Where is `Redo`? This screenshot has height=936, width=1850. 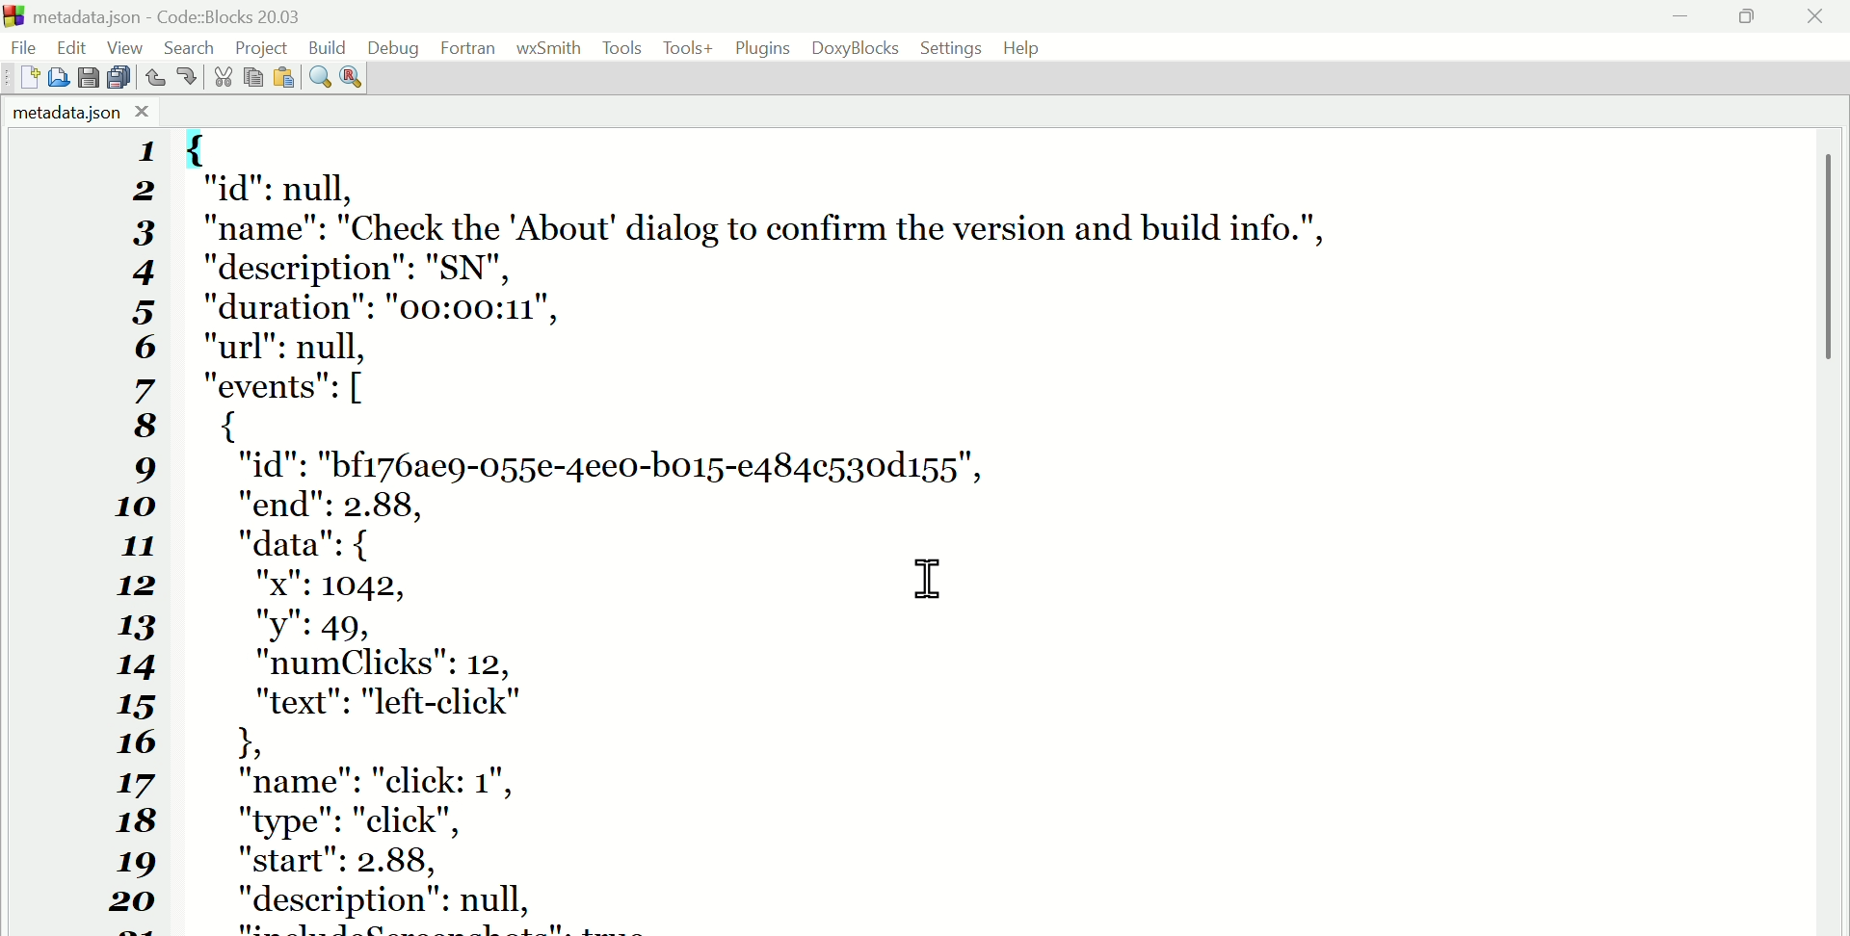
Redo is located at coordinates (186, 75).